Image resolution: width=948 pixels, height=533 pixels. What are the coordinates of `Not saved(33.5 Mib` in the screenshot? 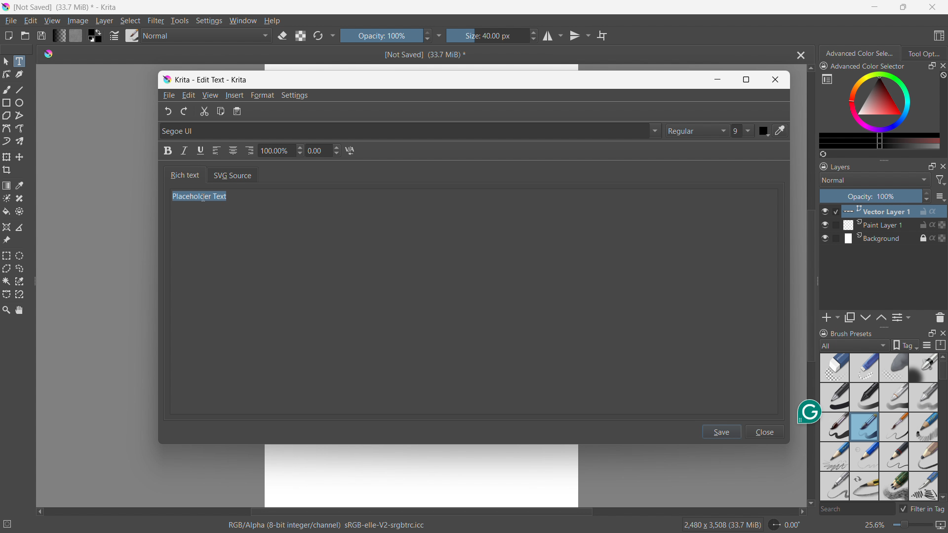 It's located at (422, 54).